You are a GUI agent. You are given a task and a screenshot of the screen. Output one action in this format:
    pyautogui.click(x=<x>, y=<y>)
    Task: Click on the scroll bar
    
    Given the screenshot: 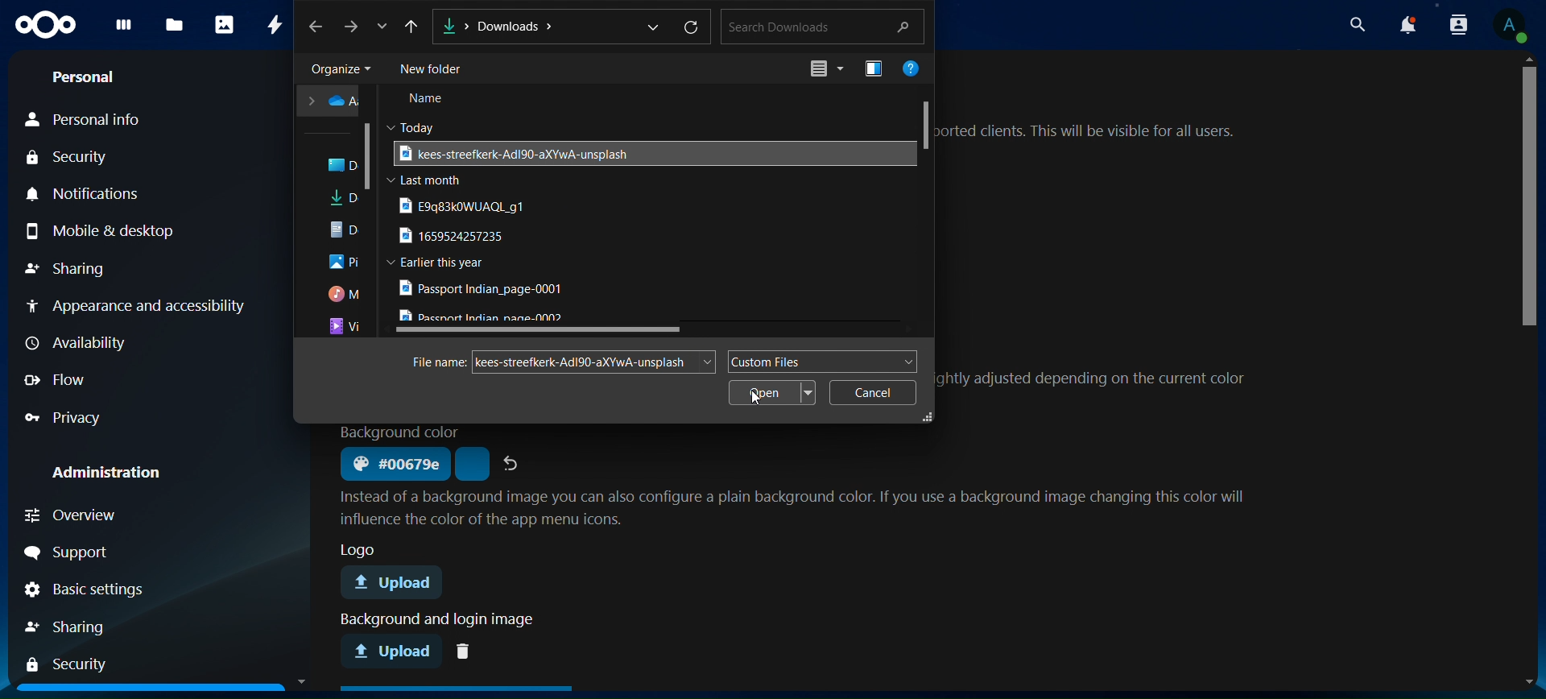 What is the action you would take?
    pyautogui.click(x=371, y=156)
    